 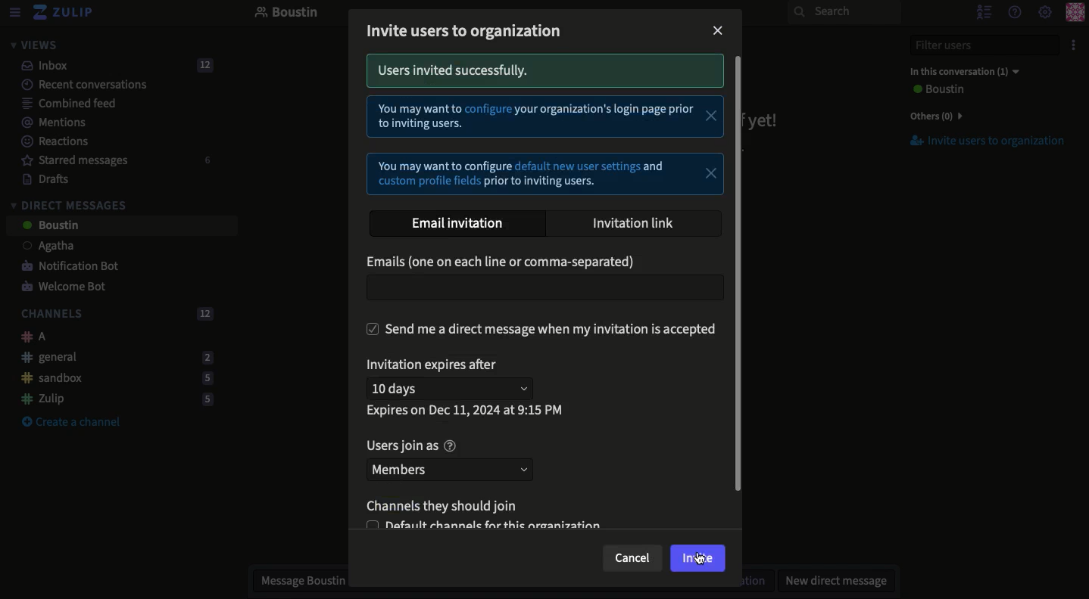 What do you see at coordinates (112, 399) in the screenshot?
I see `Zulip` at bounding box center [112, 399].